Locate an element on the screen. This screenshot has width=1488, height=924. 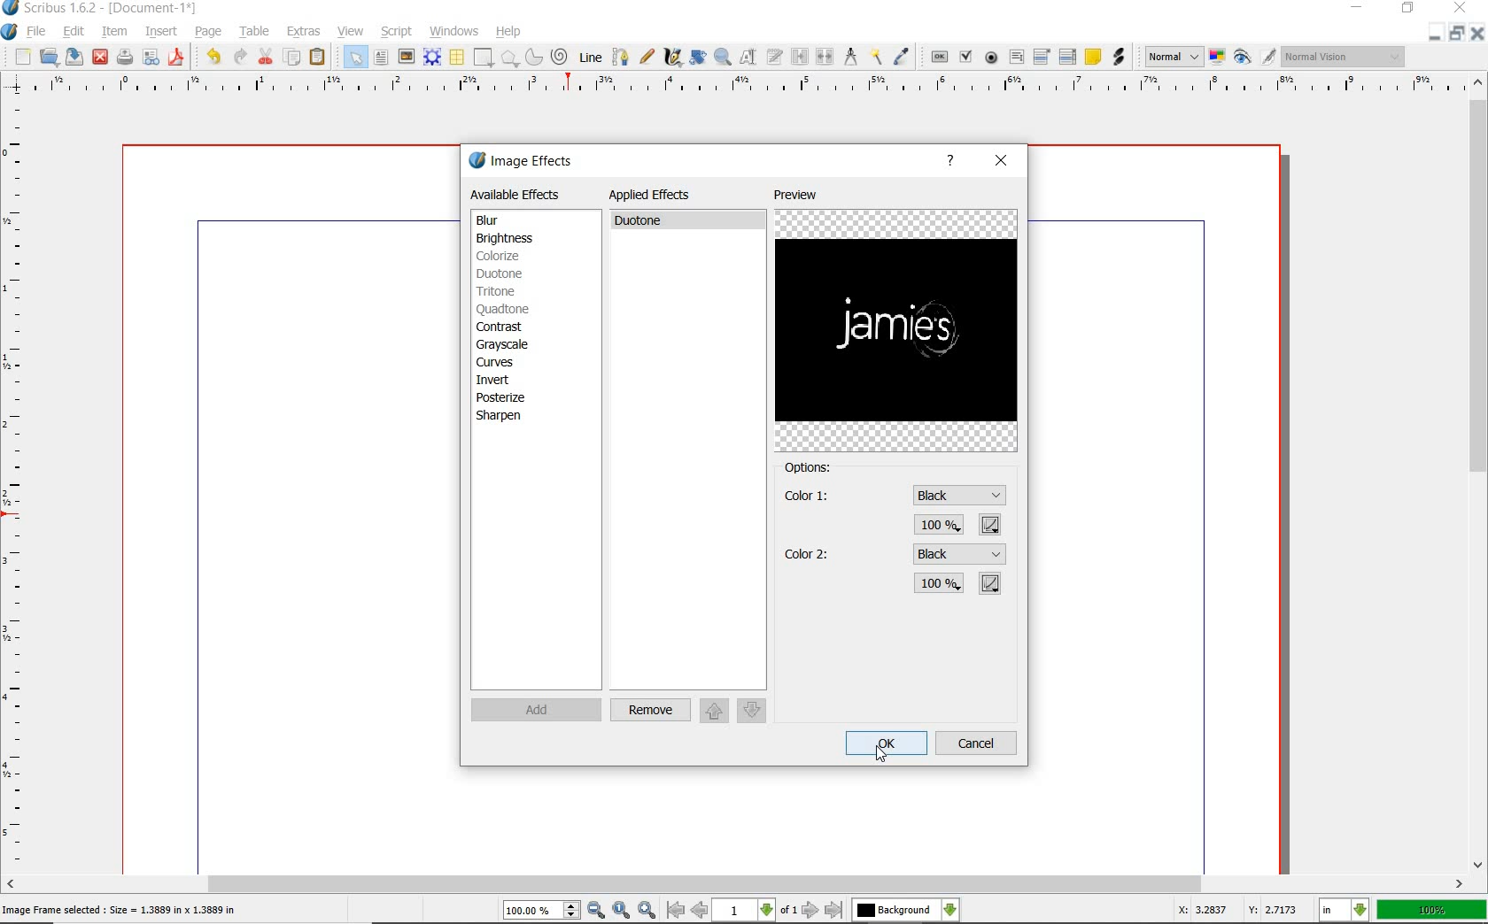
remove is located at coordinates (649, 711).